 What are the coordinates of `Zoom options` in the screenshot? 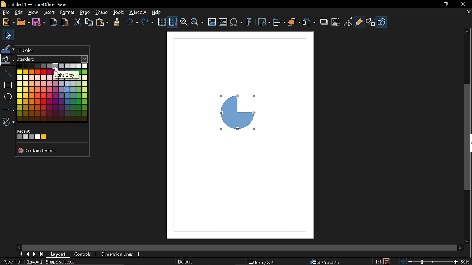 It's located at (197, 22).